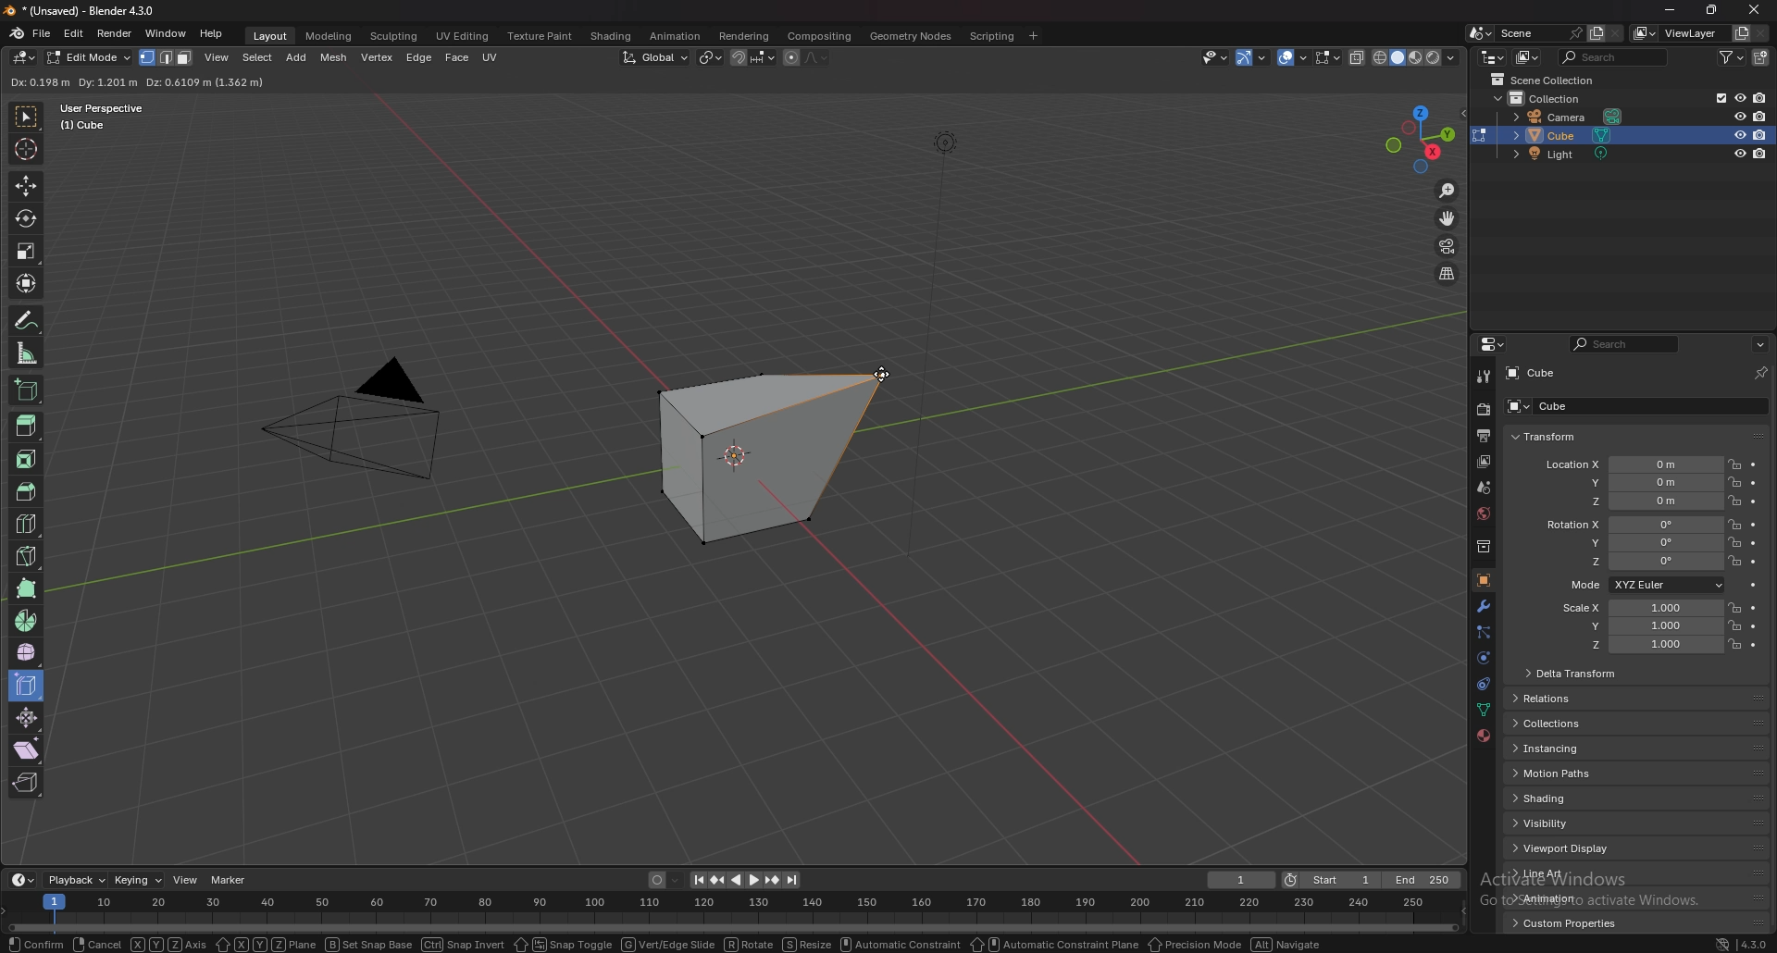 This screenshot has height=953, width=1777. Describe the element at coordinates (1616, 34) in the screenshot. I see `delete scene` at that location.